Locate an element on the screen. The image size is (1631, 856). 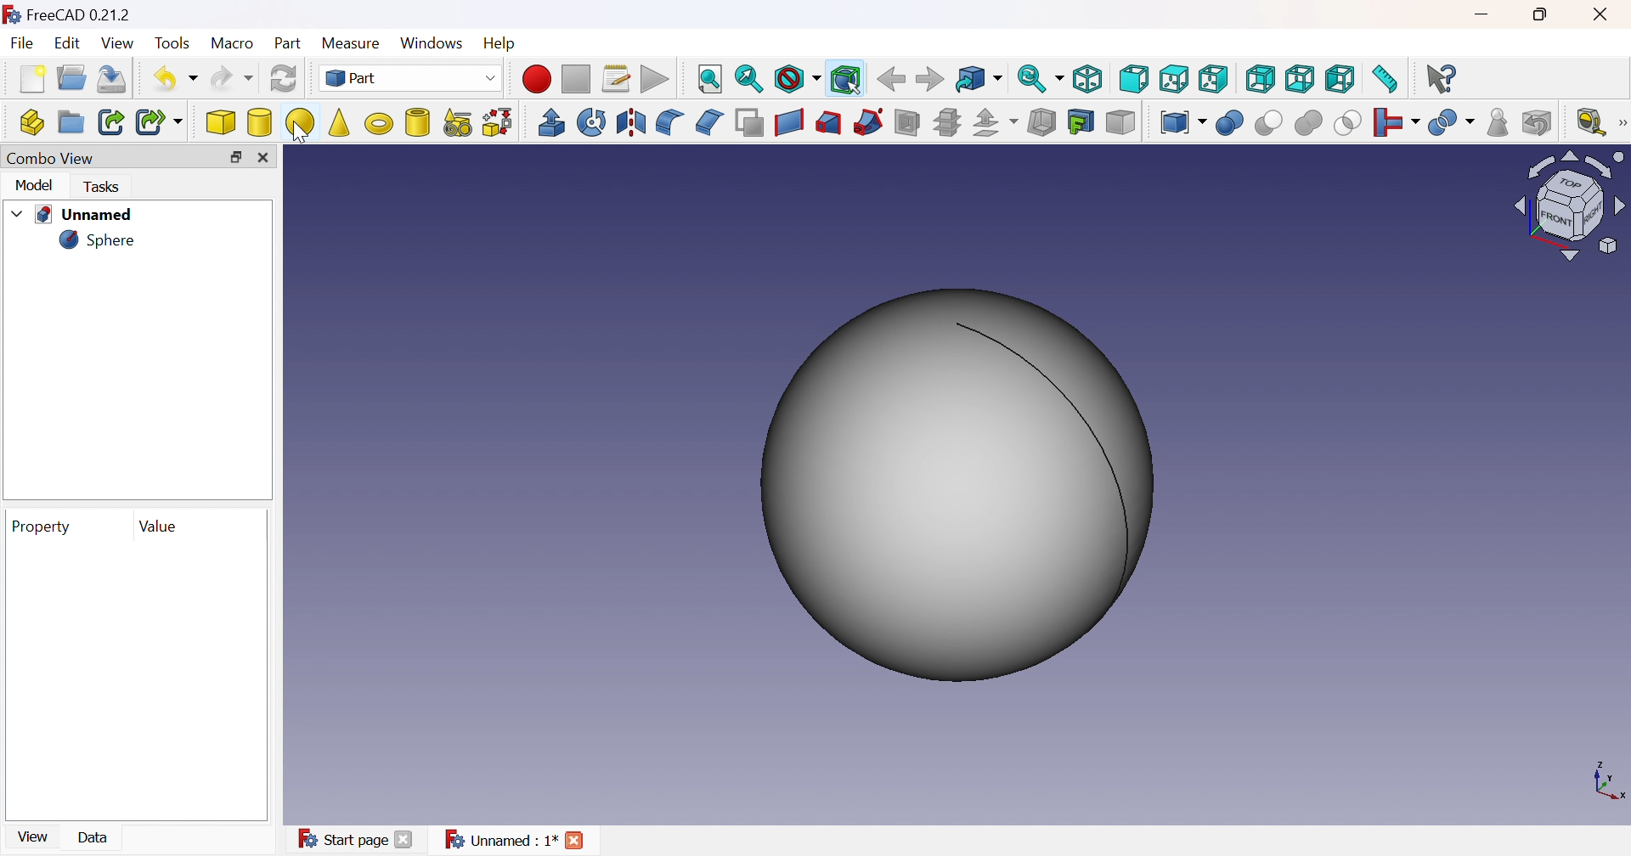
Revolve is located at coordinates (594, 120).